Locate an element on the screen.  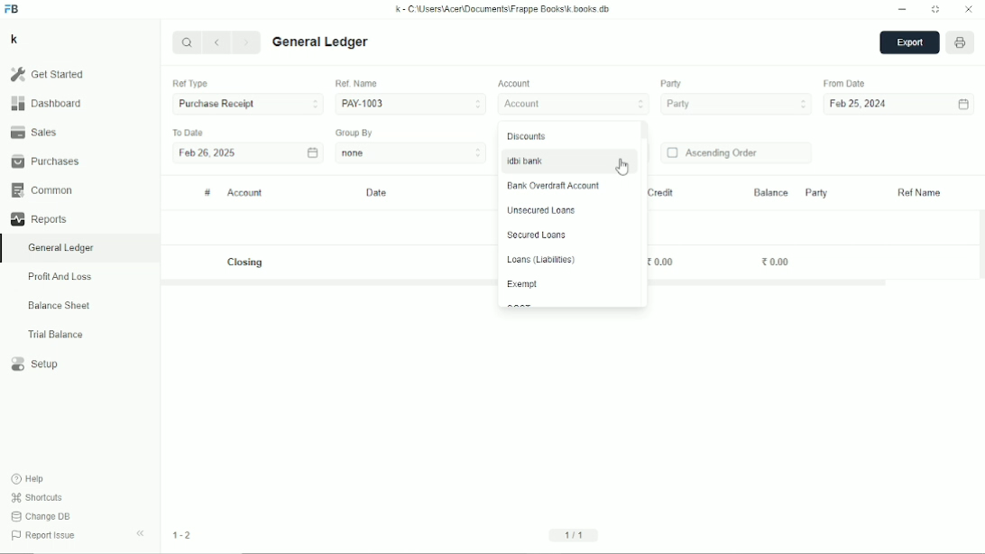
Party is located at coordinates (815, 192).